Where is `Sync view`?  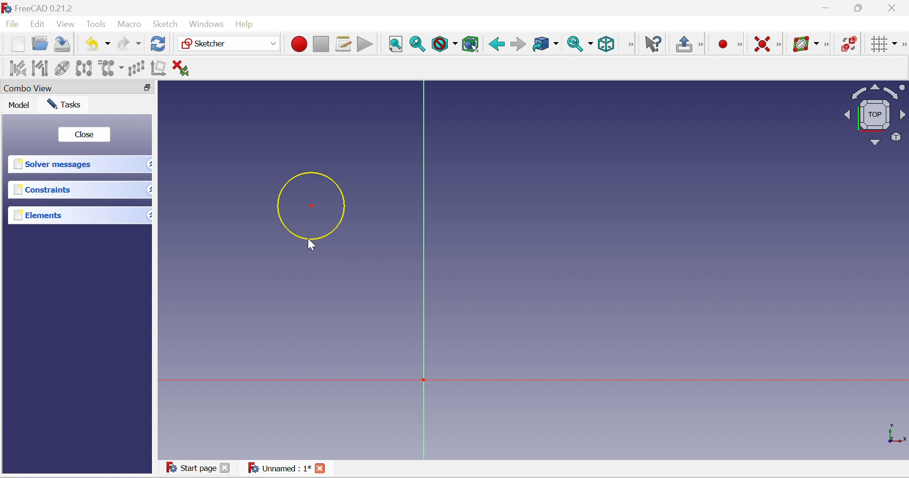 Sync view is located at coordinates (579, 44).